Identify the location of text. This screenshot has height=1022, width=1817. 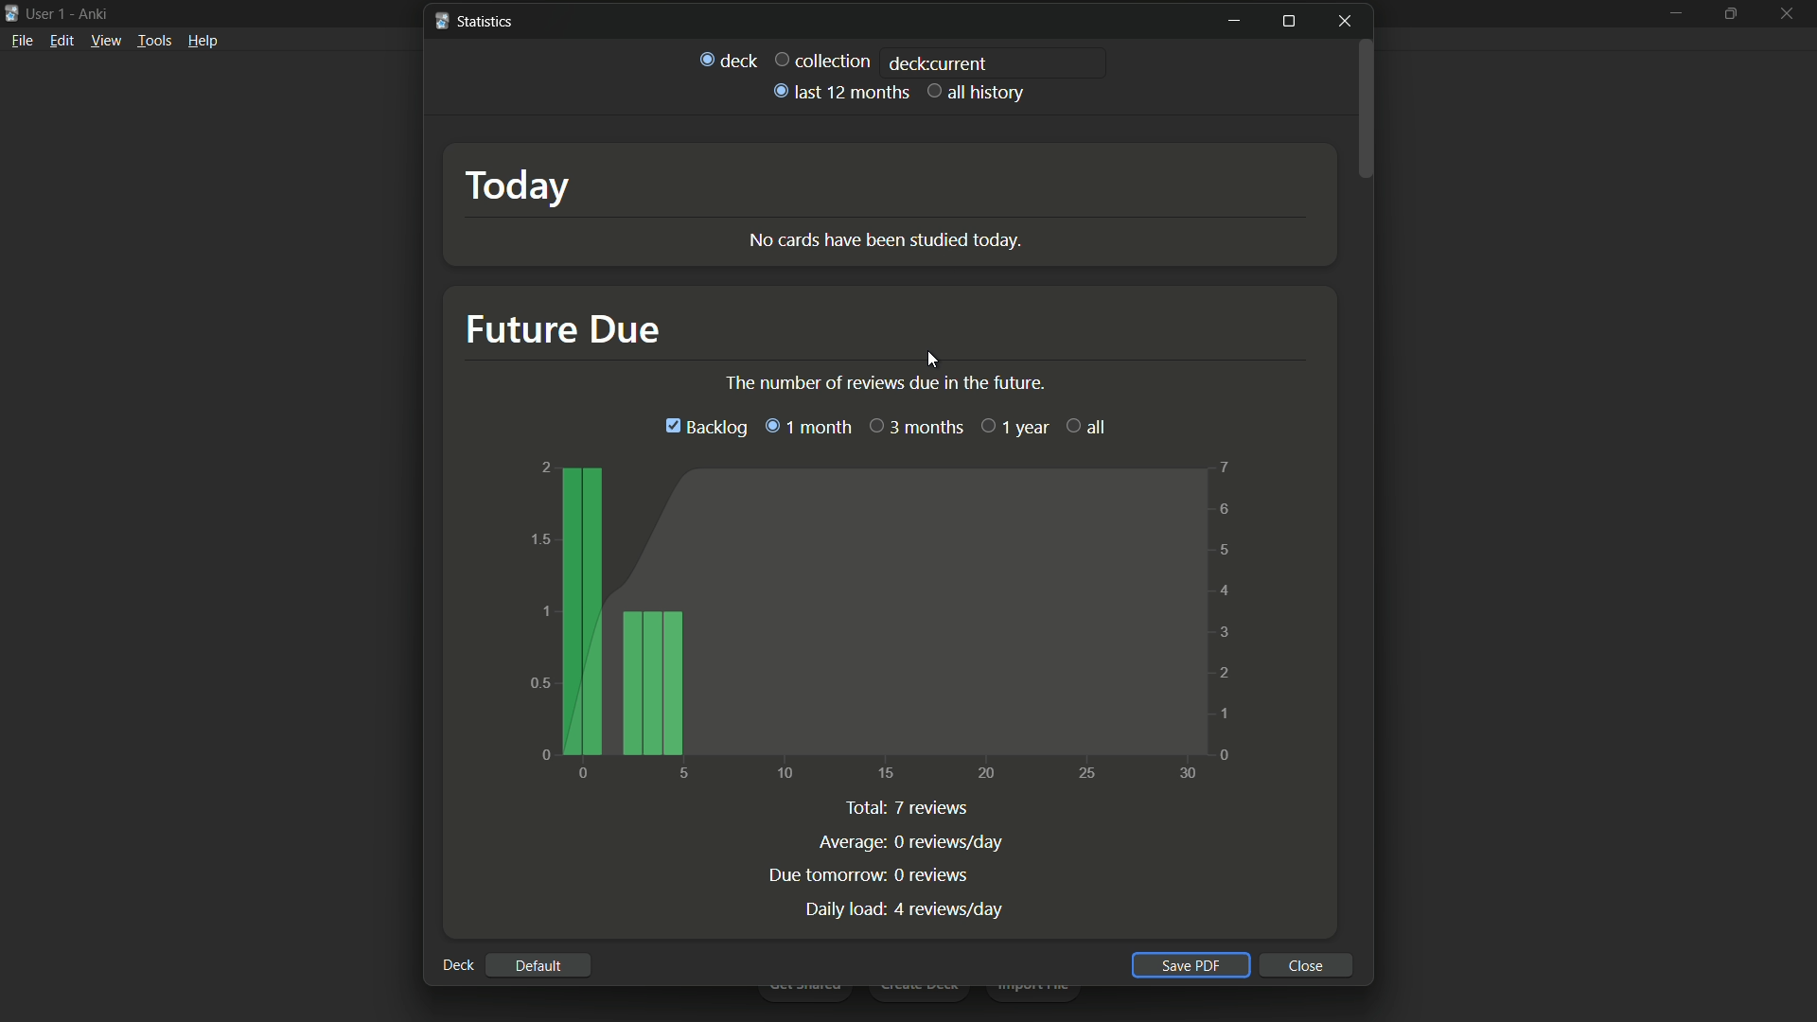
(883, 383).